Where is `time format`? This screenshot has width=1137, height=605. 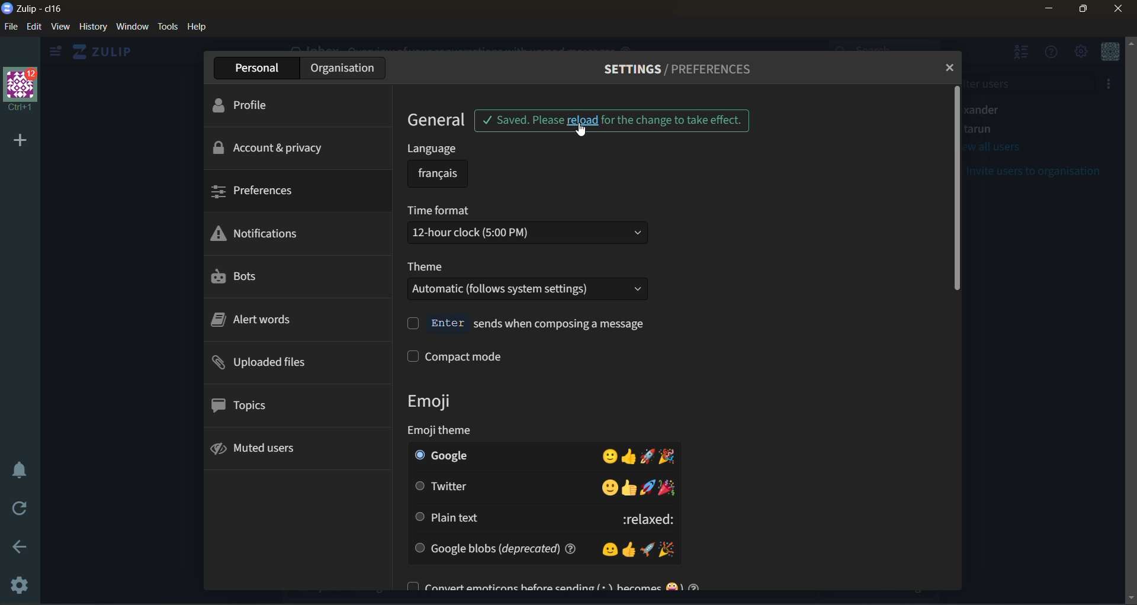 time format is located at coordinates (528, 226).